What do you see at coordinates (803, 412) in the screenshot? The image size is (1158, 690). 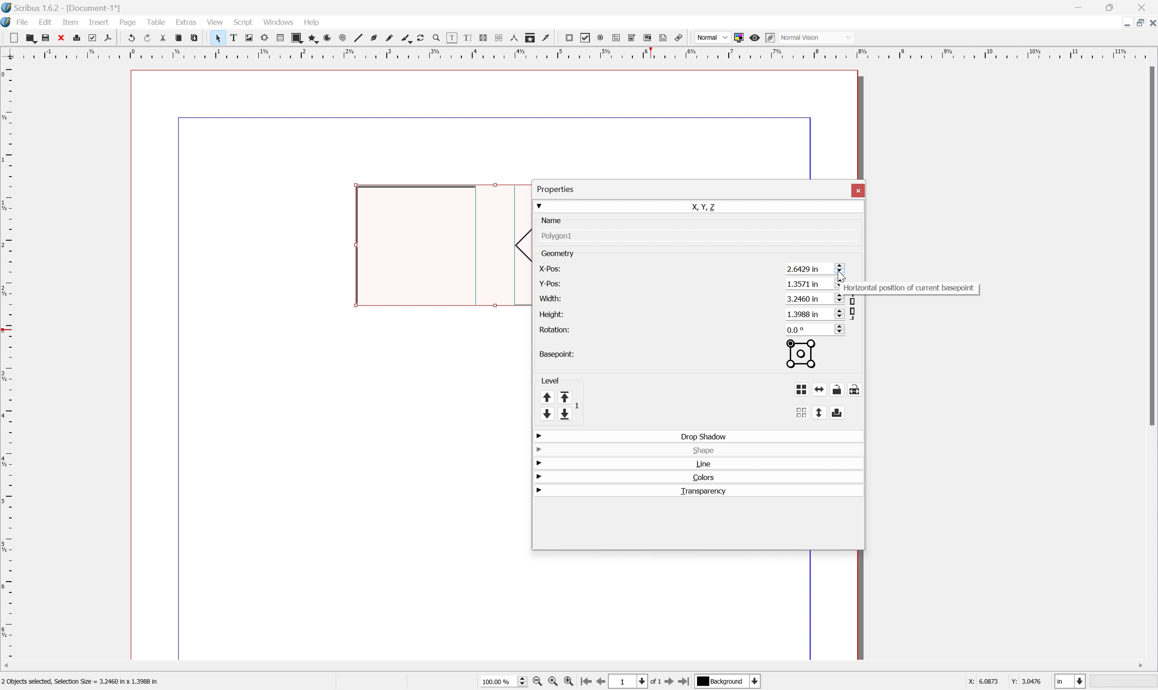 I see `ungroup object` at bounding box center [803, 412].